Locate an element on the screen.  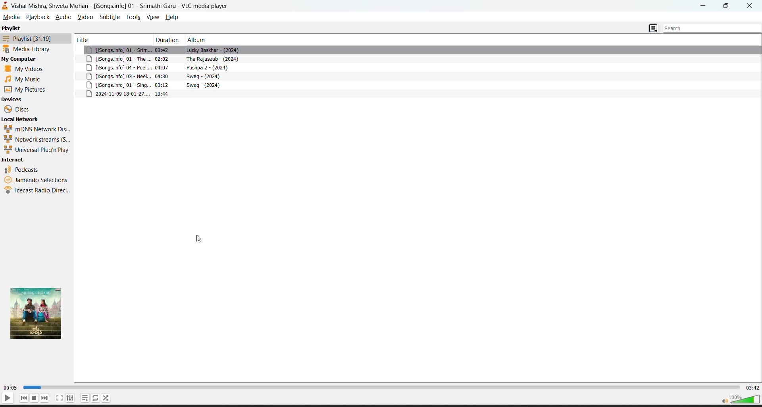
03:42 is located at coordinates (164, 49).